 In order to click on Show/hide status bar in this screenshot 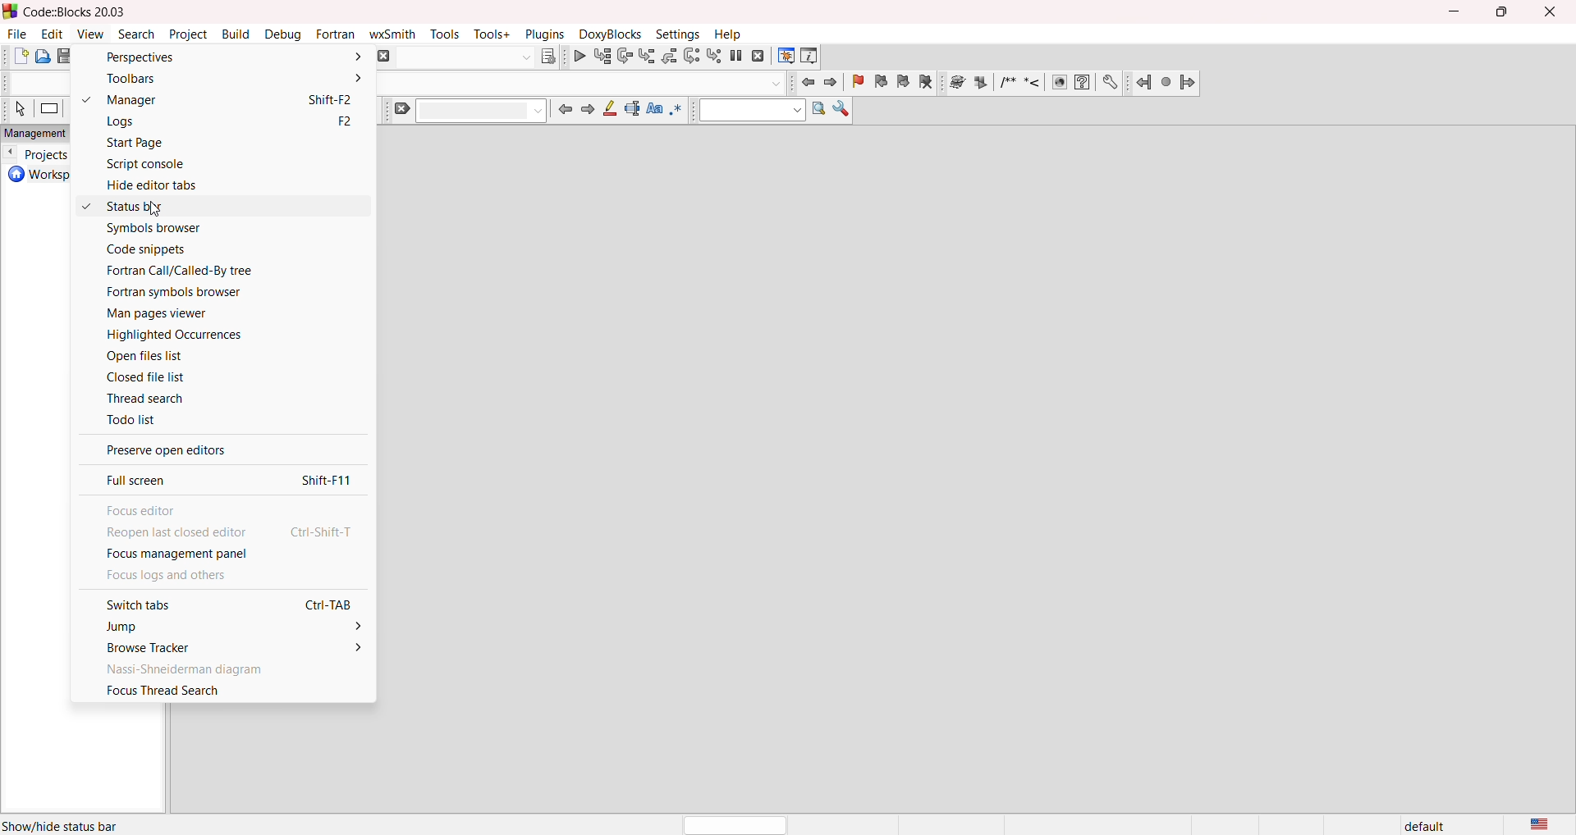, I will do `click(59, 826)`.